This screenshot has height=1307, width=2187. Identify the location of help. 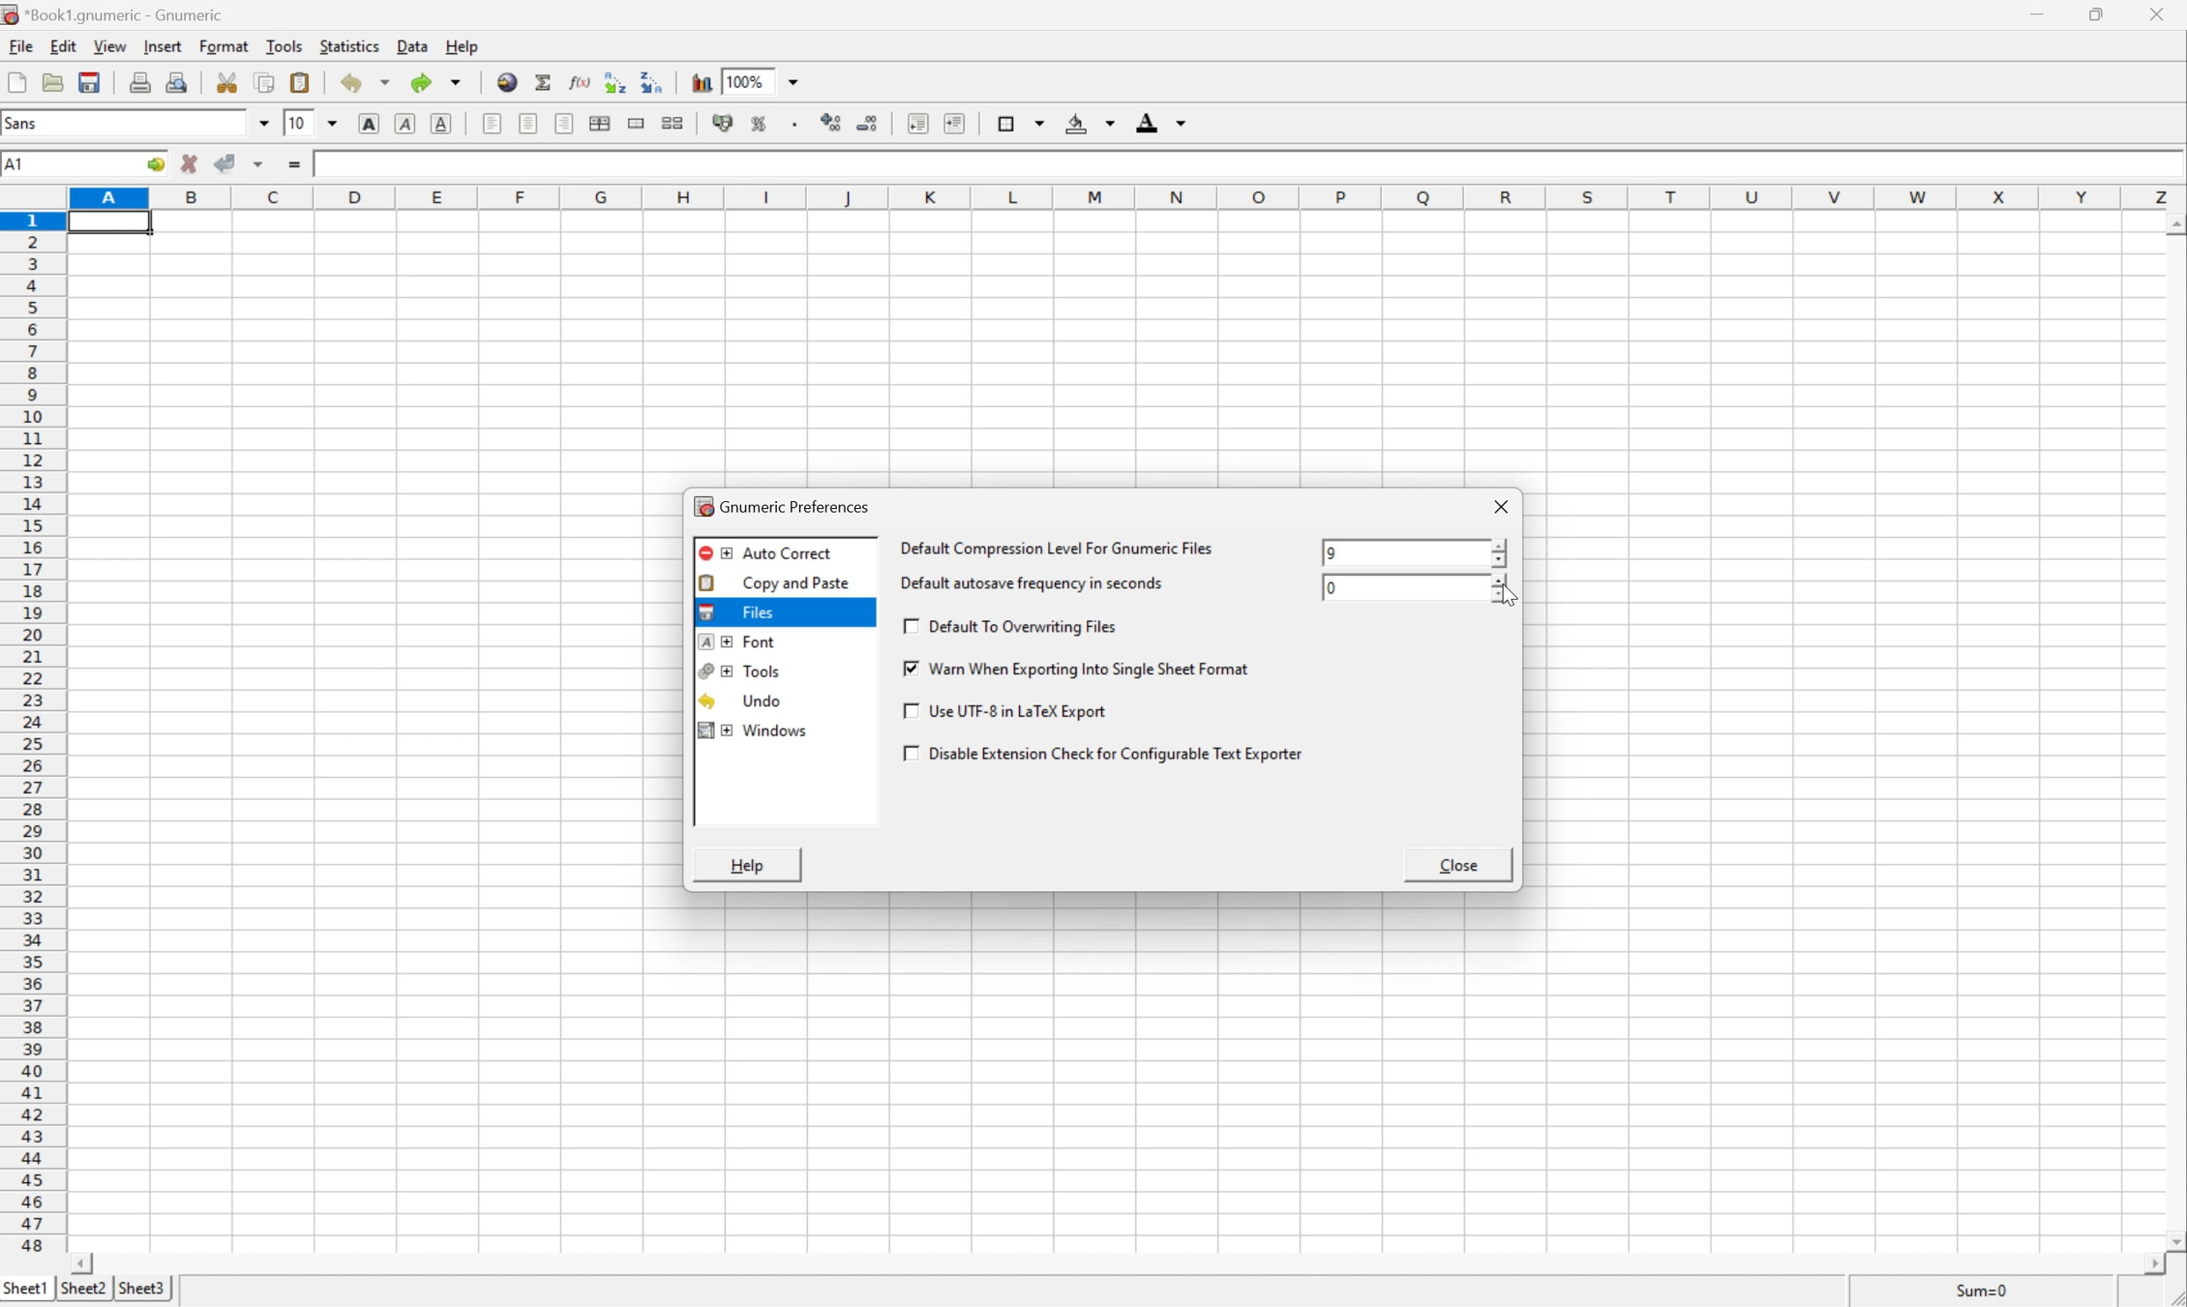
(464, 45).